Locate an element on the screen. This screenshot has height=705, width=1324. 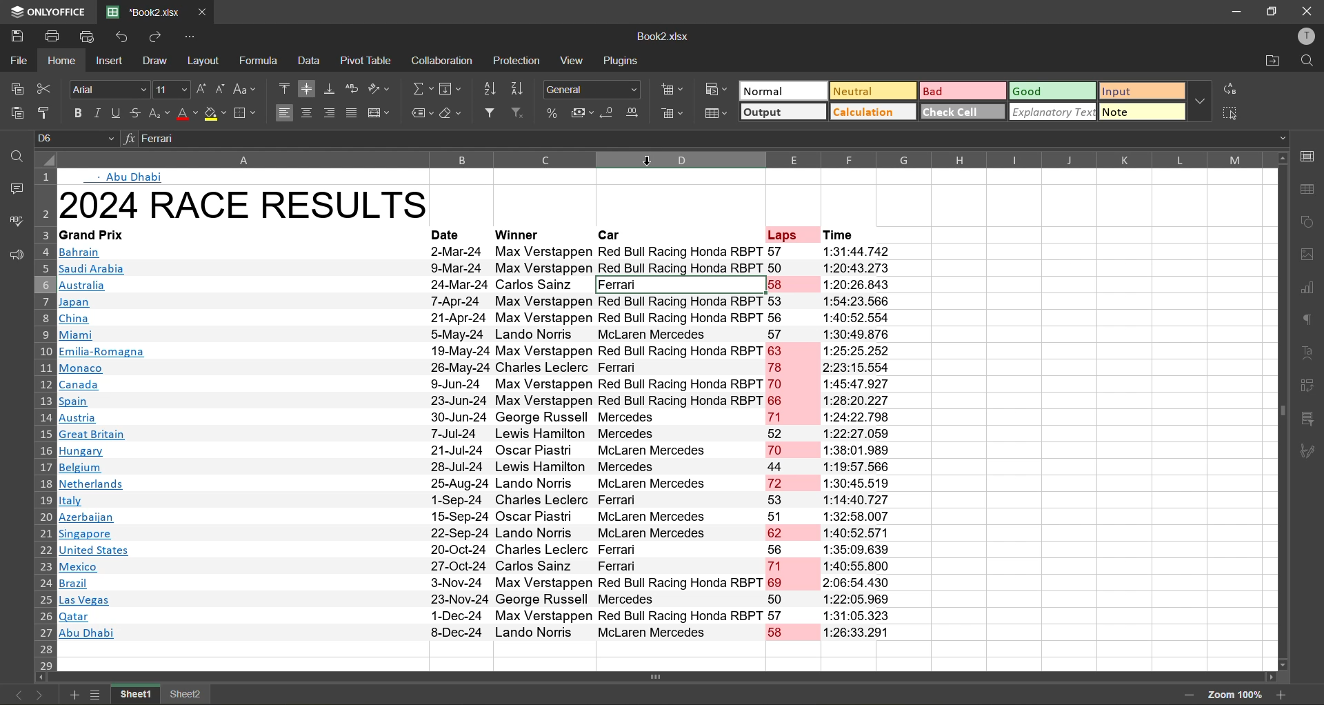
insert cells is located at coordinates (671, 90).